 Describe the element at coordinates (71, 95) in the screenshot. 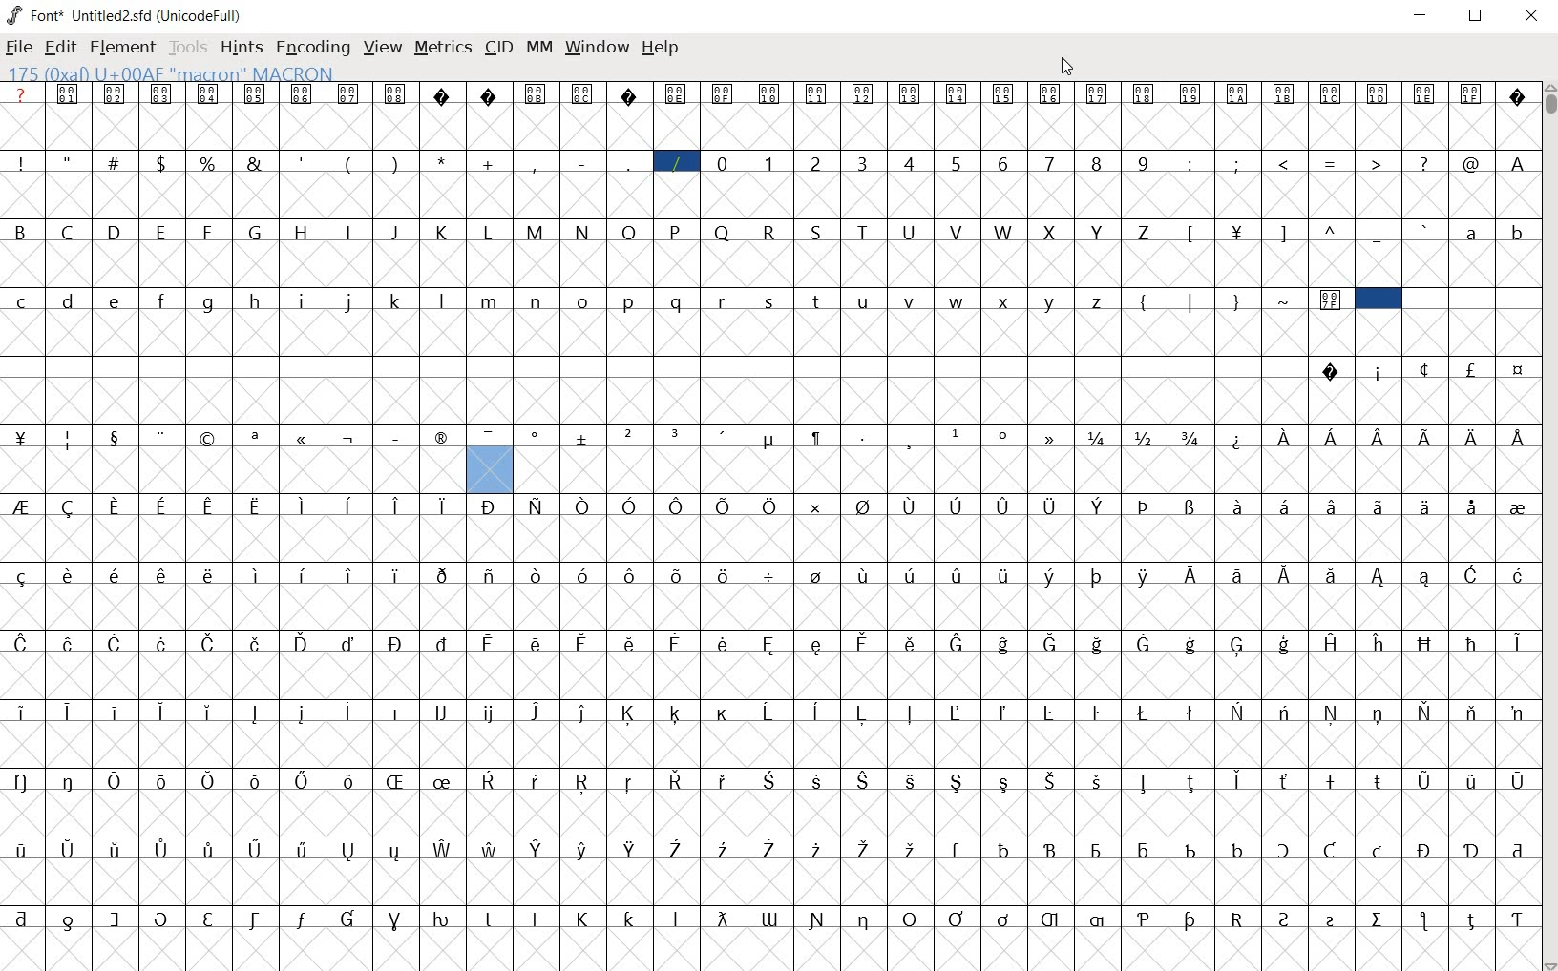

I see `Symbol` at that location.